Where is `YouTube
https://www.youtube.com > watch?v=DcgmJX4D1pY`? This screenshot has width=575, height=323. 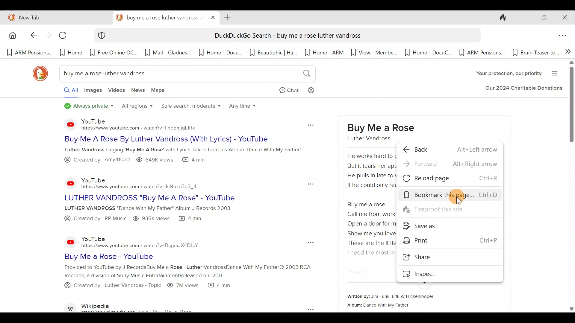
YouTube
https://www.youtube.com > watch?v=DcgmJX4D1pY is located at coordinates (143, 242).